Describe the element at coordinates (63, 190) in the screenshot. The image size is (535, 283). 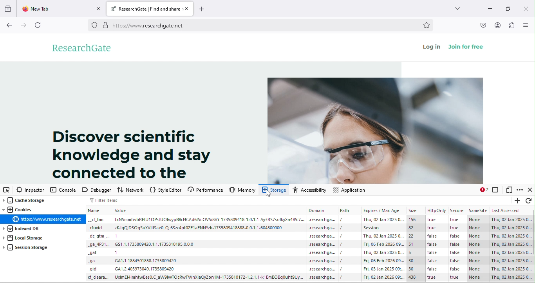
I see `console` at that location.